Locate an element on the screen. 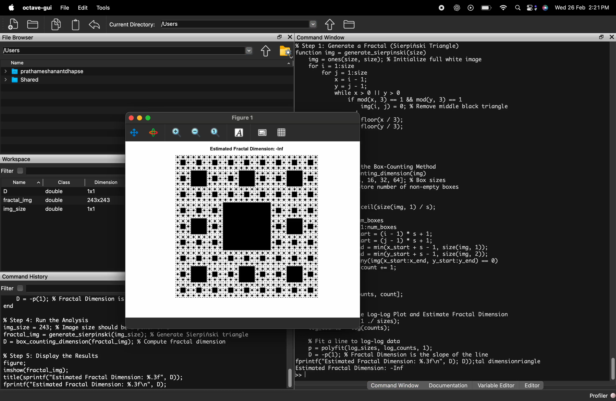 The image size is (616, 401). browse your files is located at coordinates (285, 51).